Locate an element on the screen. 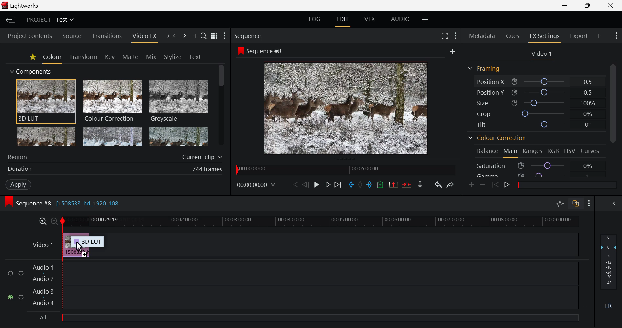 The width and height of the screenshot is (622, 328). Redo is located at coordinates (450, 185).